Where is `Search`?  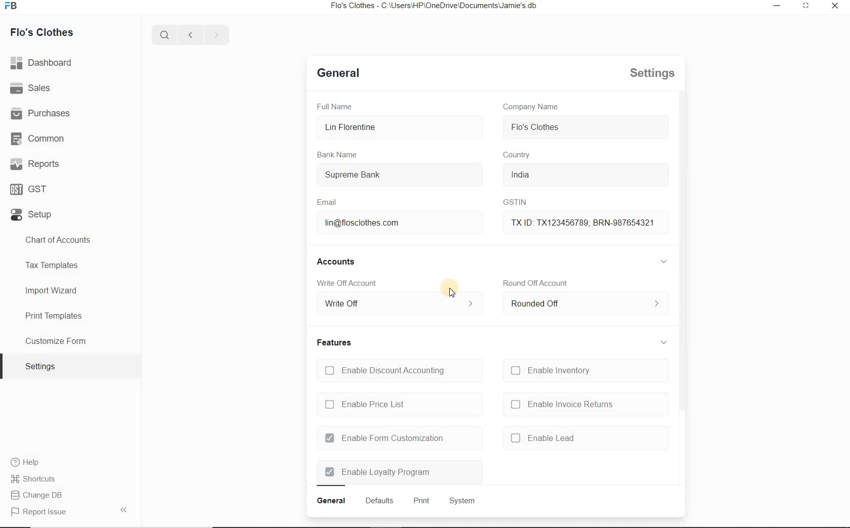
Search is located at coordinates (165, 34).